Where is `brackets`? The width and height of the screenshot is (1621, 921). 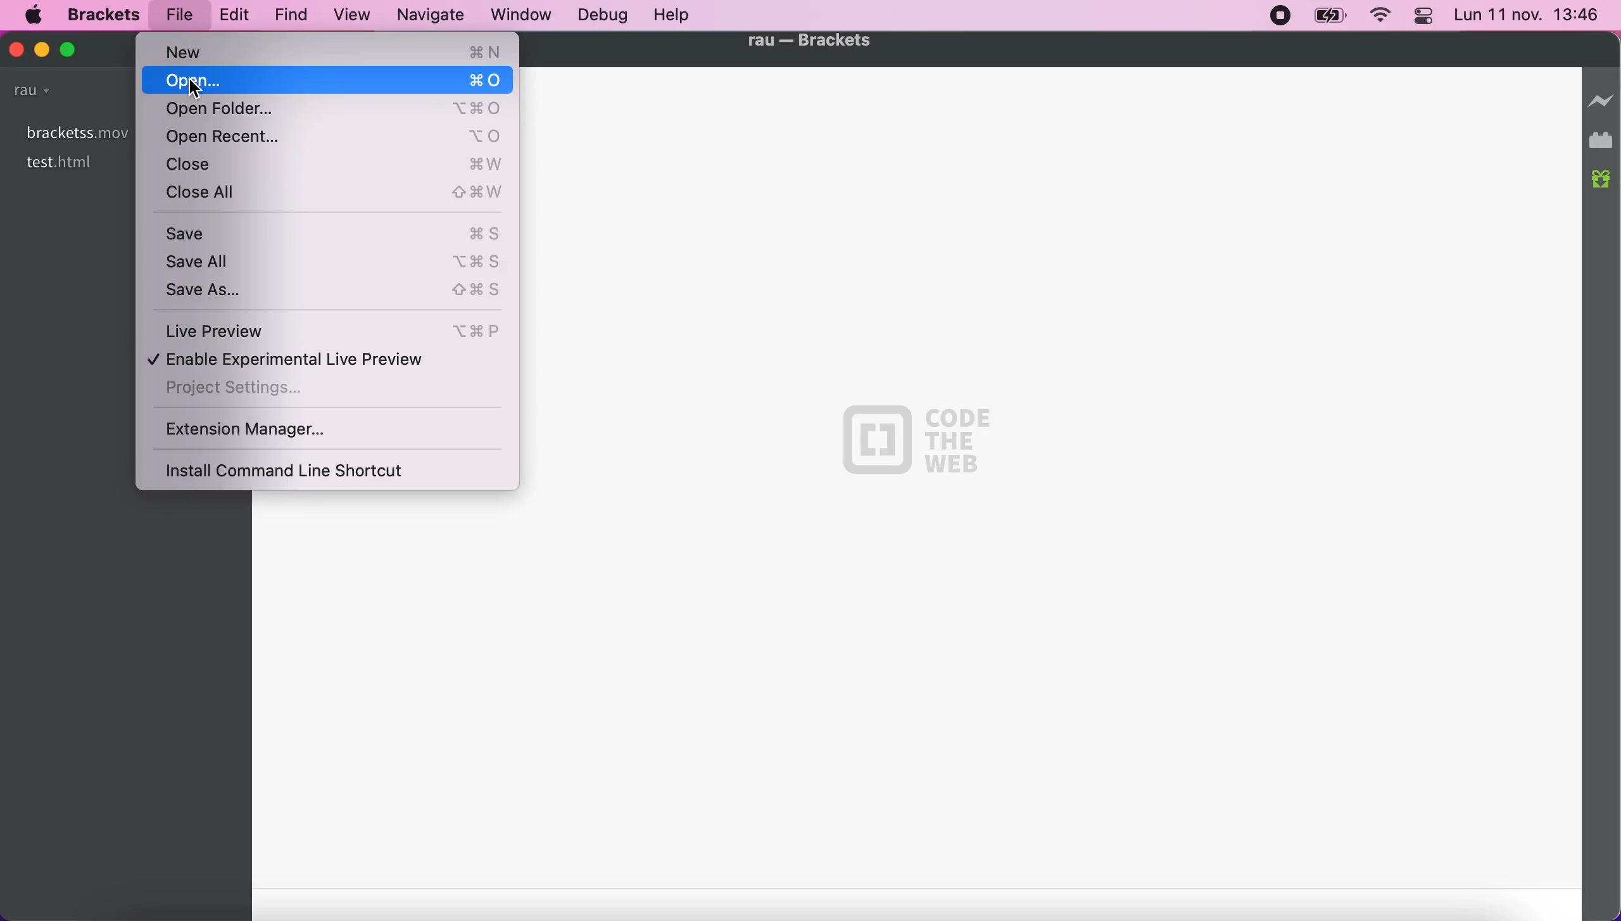 brackets is located at coordinates (103, 15).